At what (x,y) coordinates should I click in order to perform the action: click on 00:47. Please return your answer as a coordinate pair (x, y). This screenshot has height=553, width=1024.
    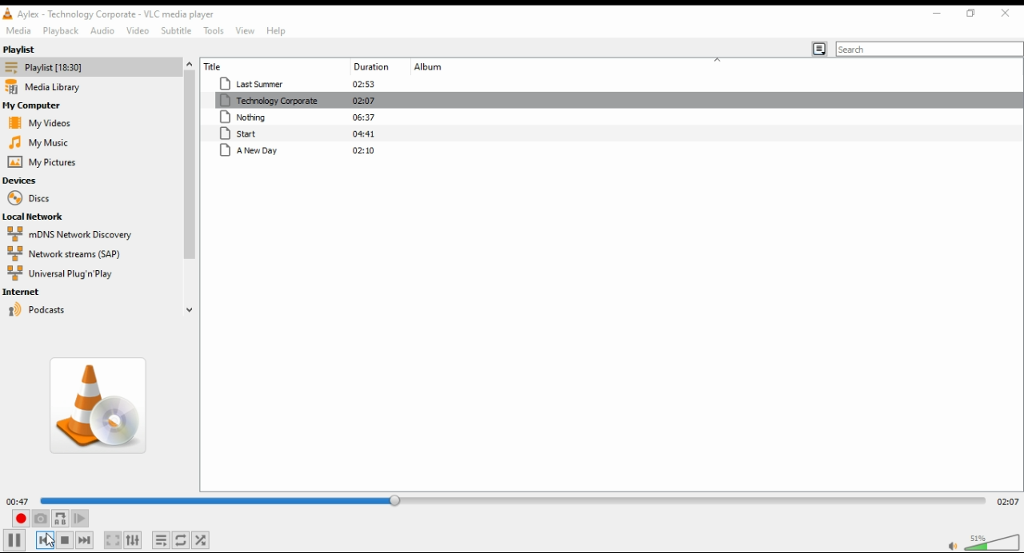
    Looking at the image, I should click on (18, 501).